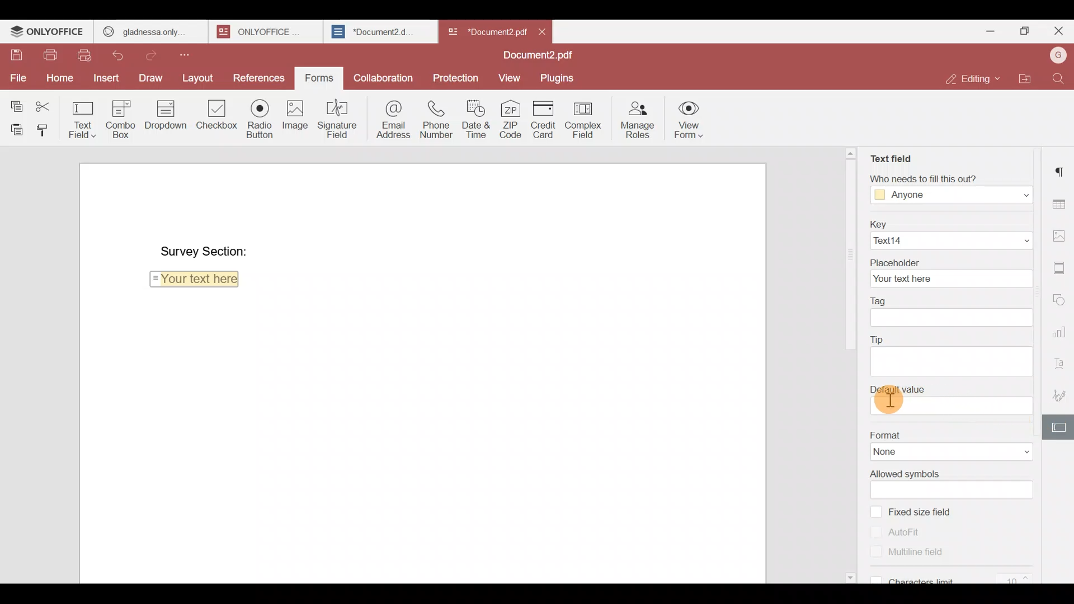 This screenshot has width=1074, height=604. Describe the element at coordinates (13, 128) in the screenshot. I see `Paste` at that location.